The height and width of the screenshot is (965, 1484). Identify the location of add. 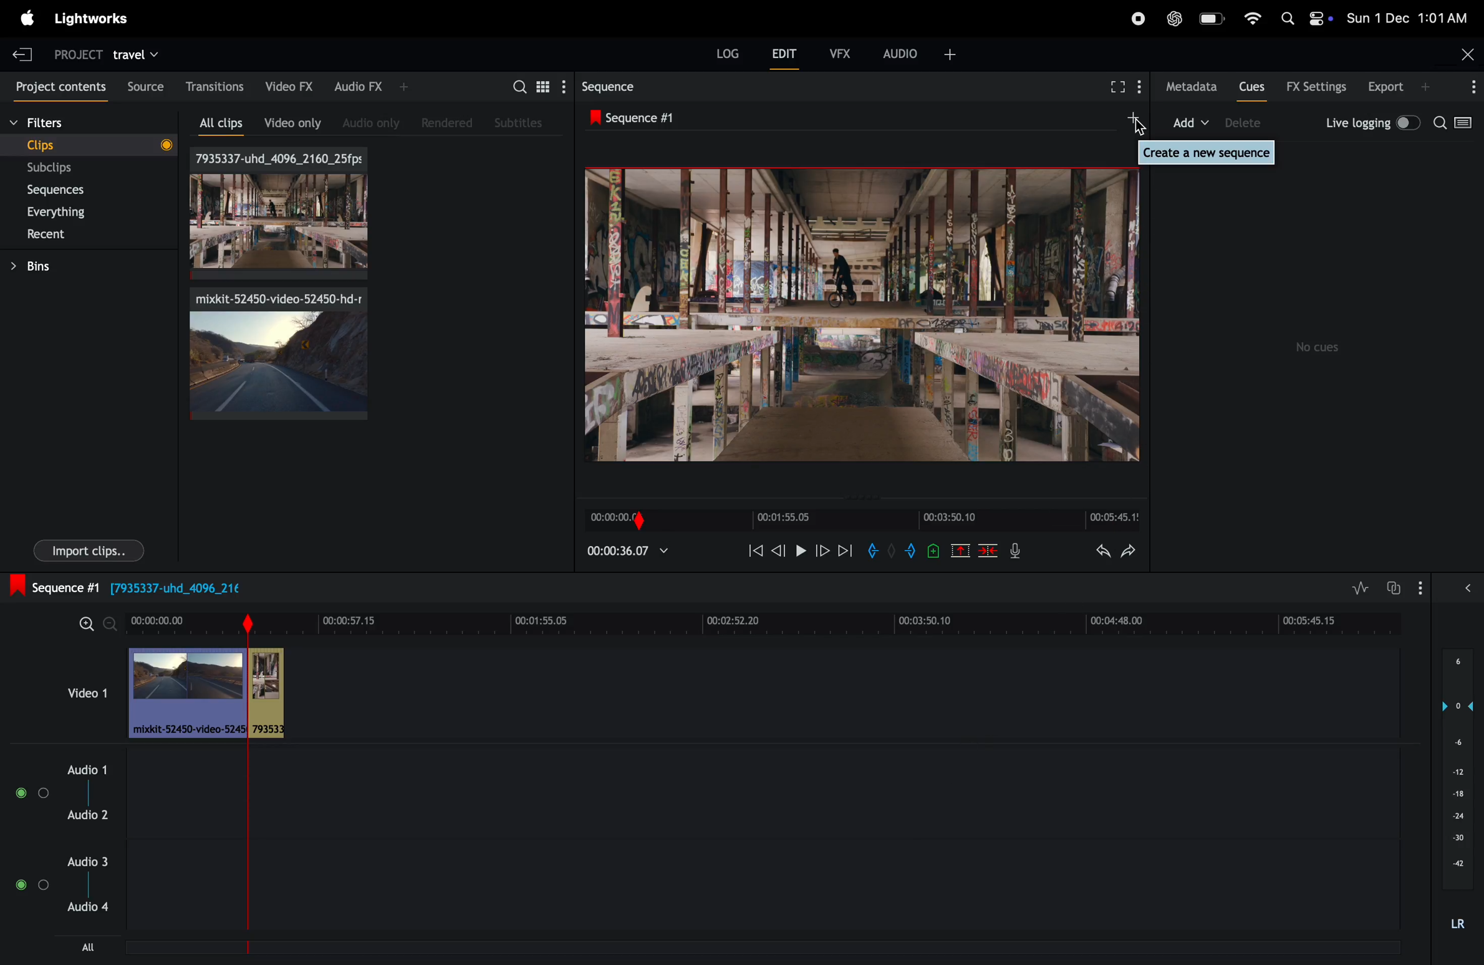
(1191, 120).